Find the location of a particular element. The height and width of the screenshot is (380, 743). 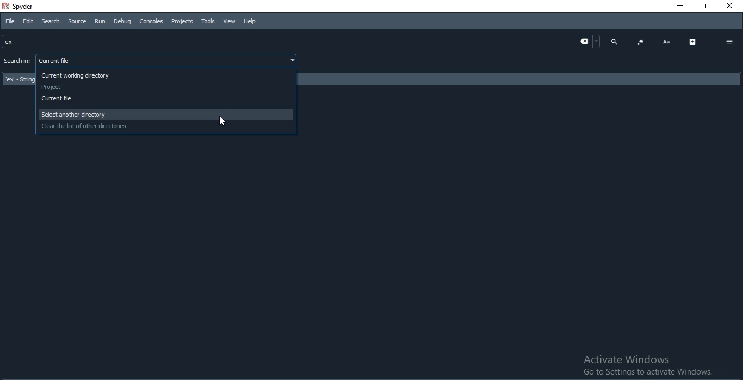

search is located at coordinates (614, 41).